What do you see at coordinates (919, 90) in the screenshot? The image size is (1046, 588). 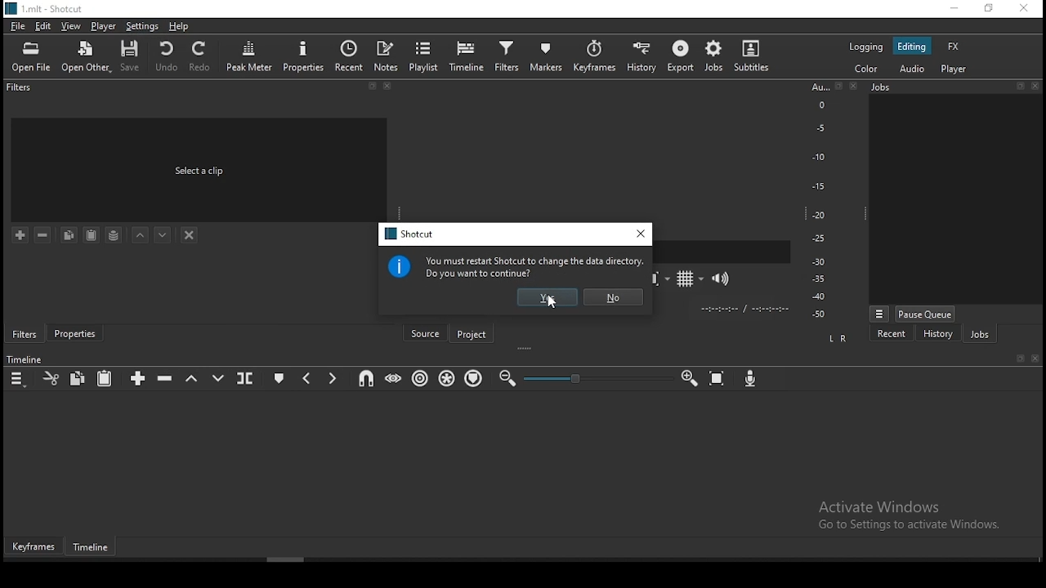 I see `Jobs` at bounding box center [919, 90].